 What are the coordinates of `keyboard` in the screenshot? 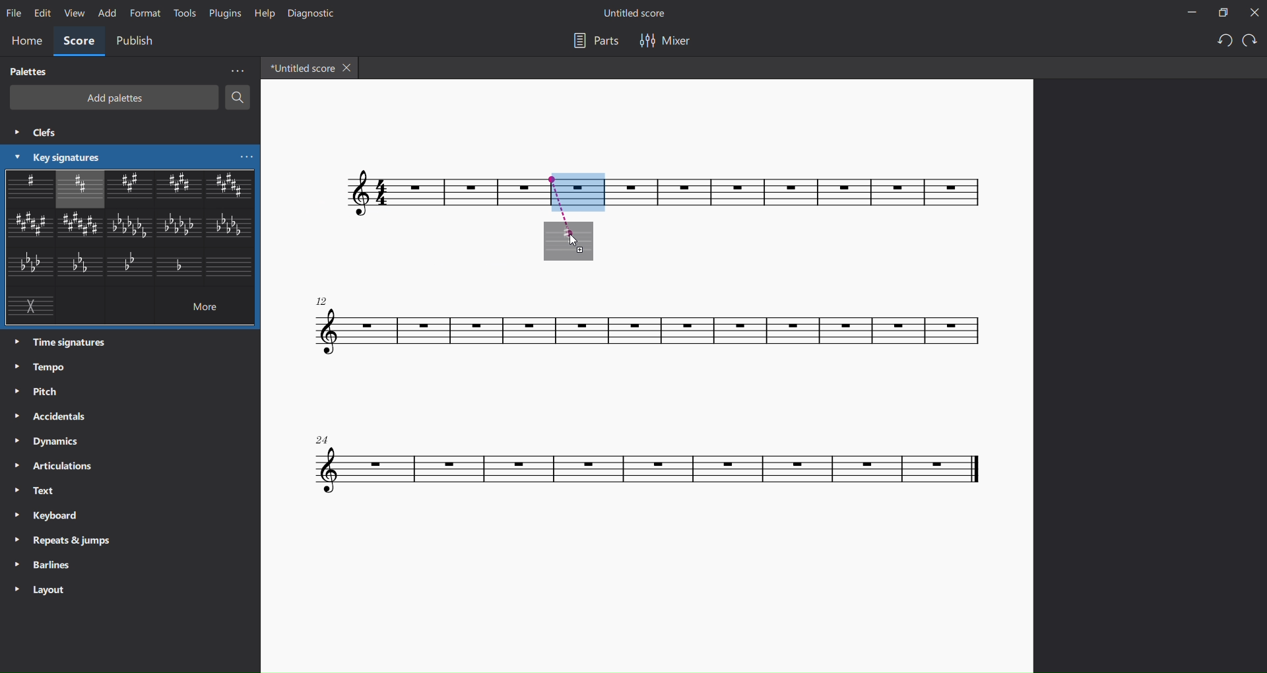 It's located at (52, 515).